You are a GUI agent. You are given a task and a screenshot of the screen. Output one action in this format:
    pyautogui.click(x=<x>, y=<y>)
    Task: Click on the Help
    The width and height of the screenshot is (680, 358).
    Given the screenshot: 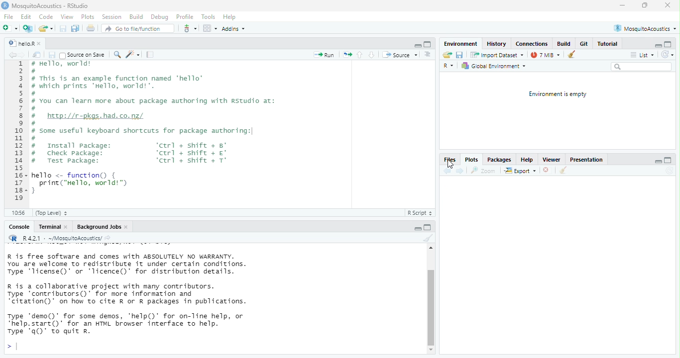 What is the action you would take?
    pyautogui.click(x=230, y=17)
    